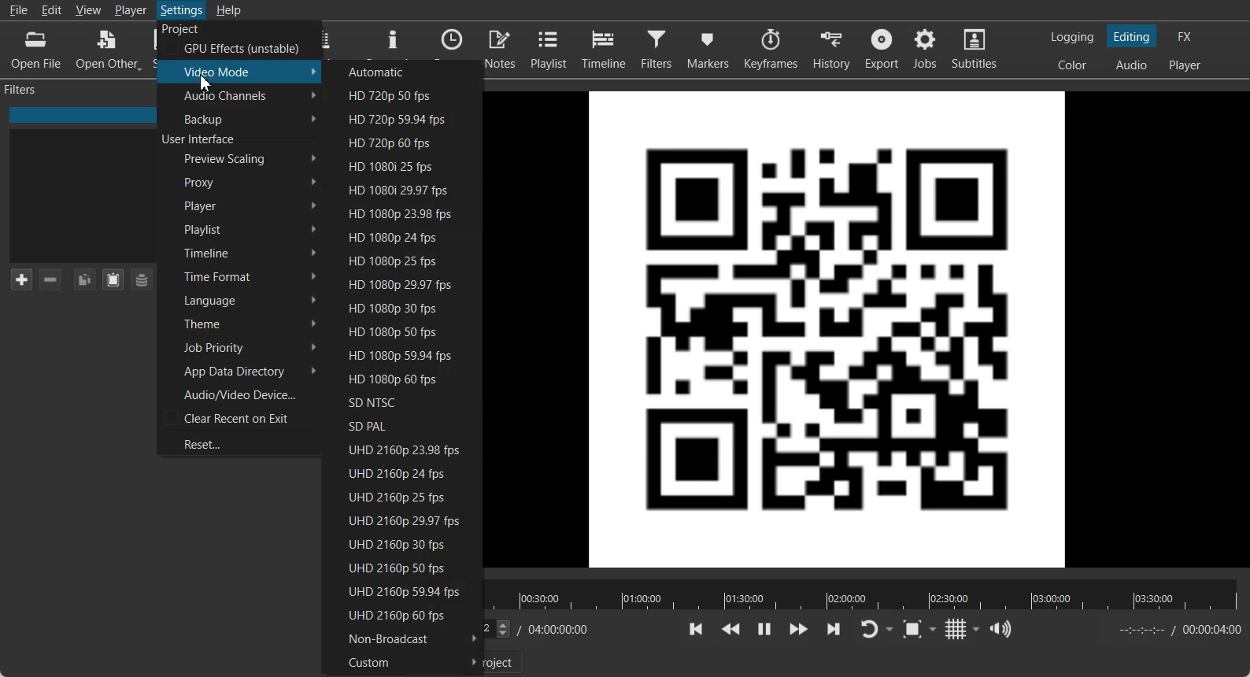  What do you see at coordinates (1073, 37) in the screenshot?
I see `Switch to the Logging layout` at bounding box center [1073, 37].